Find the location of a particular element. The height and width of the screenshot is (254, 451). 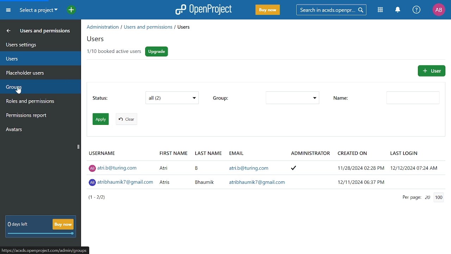

administrator is located at coordinates (310, 153).